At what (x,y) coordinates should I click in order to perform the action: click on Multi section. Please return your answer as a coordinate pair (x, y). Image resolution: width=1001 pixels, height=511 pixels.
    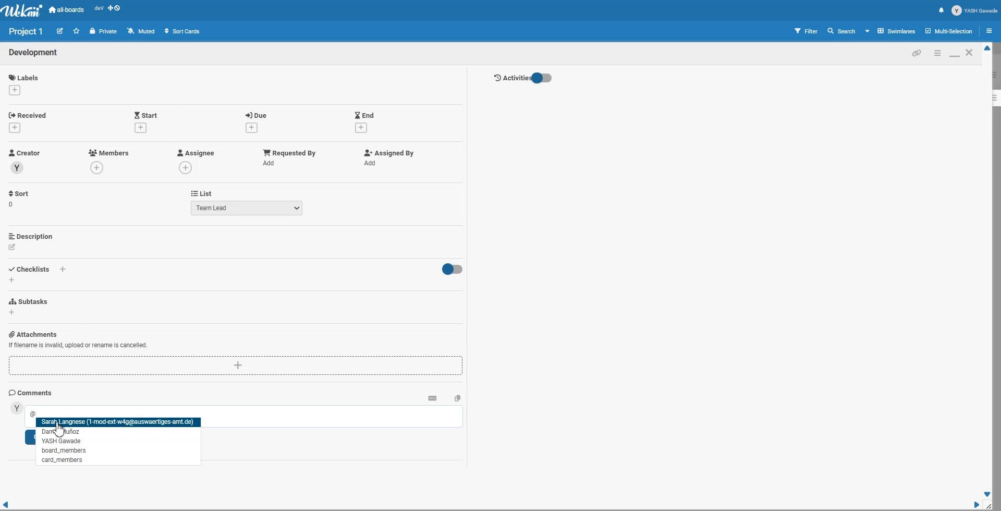
    Looking at the image, I should click on (950, 31).